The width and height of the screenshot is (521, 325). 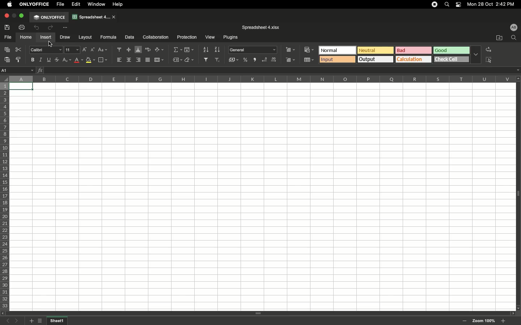 What do you see at coordinates (35, 4) in the screenshot?
I see `OnlyOffice` at bounding box center [35, 4].